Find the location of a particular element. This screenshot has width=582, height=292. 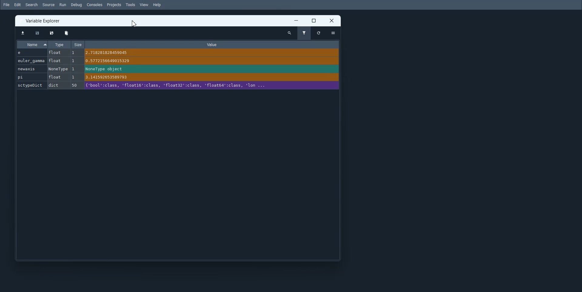

1 is located at coordinates (74, 61).